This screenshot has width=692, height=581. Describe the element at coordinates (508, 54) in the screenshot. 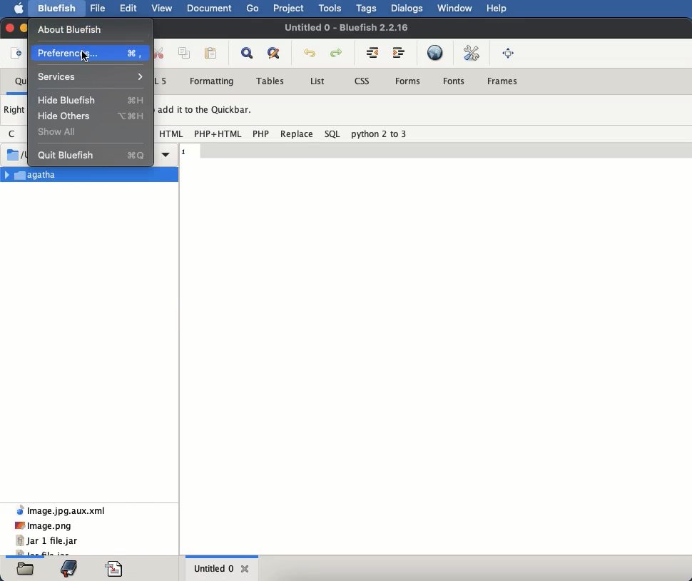

I see `full screen` at that location.